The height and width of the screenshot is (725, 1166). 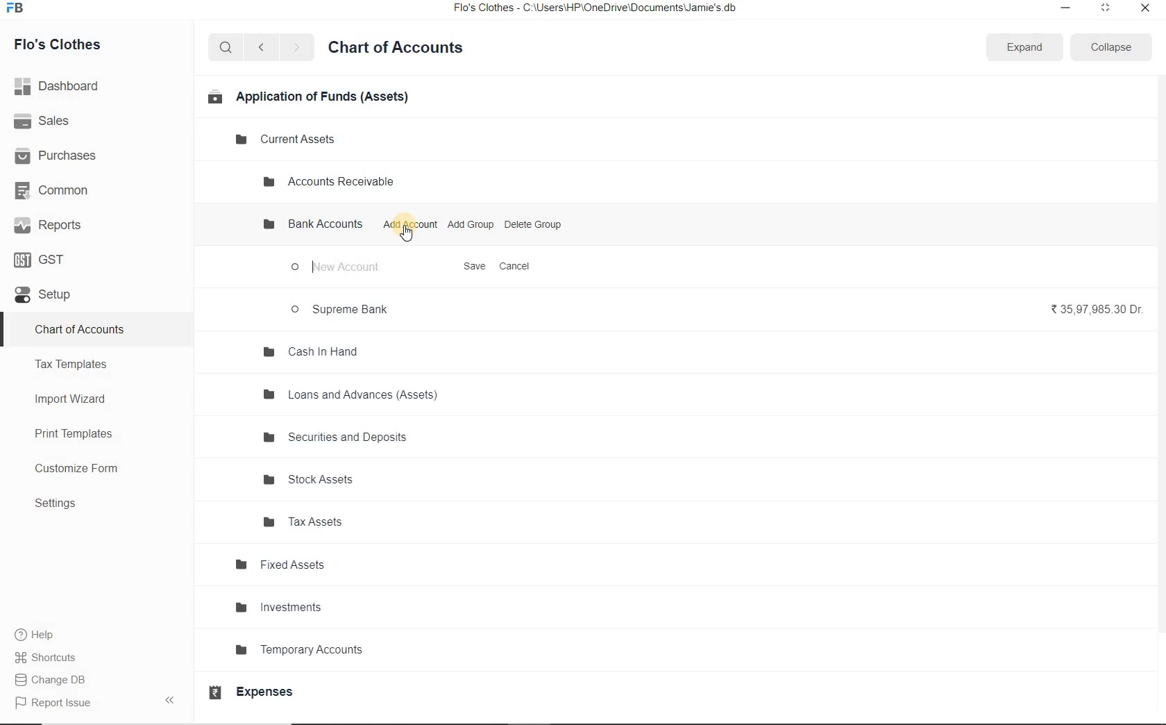 I want to click on Application of Funds (Assets), so click(x=310, y=97).